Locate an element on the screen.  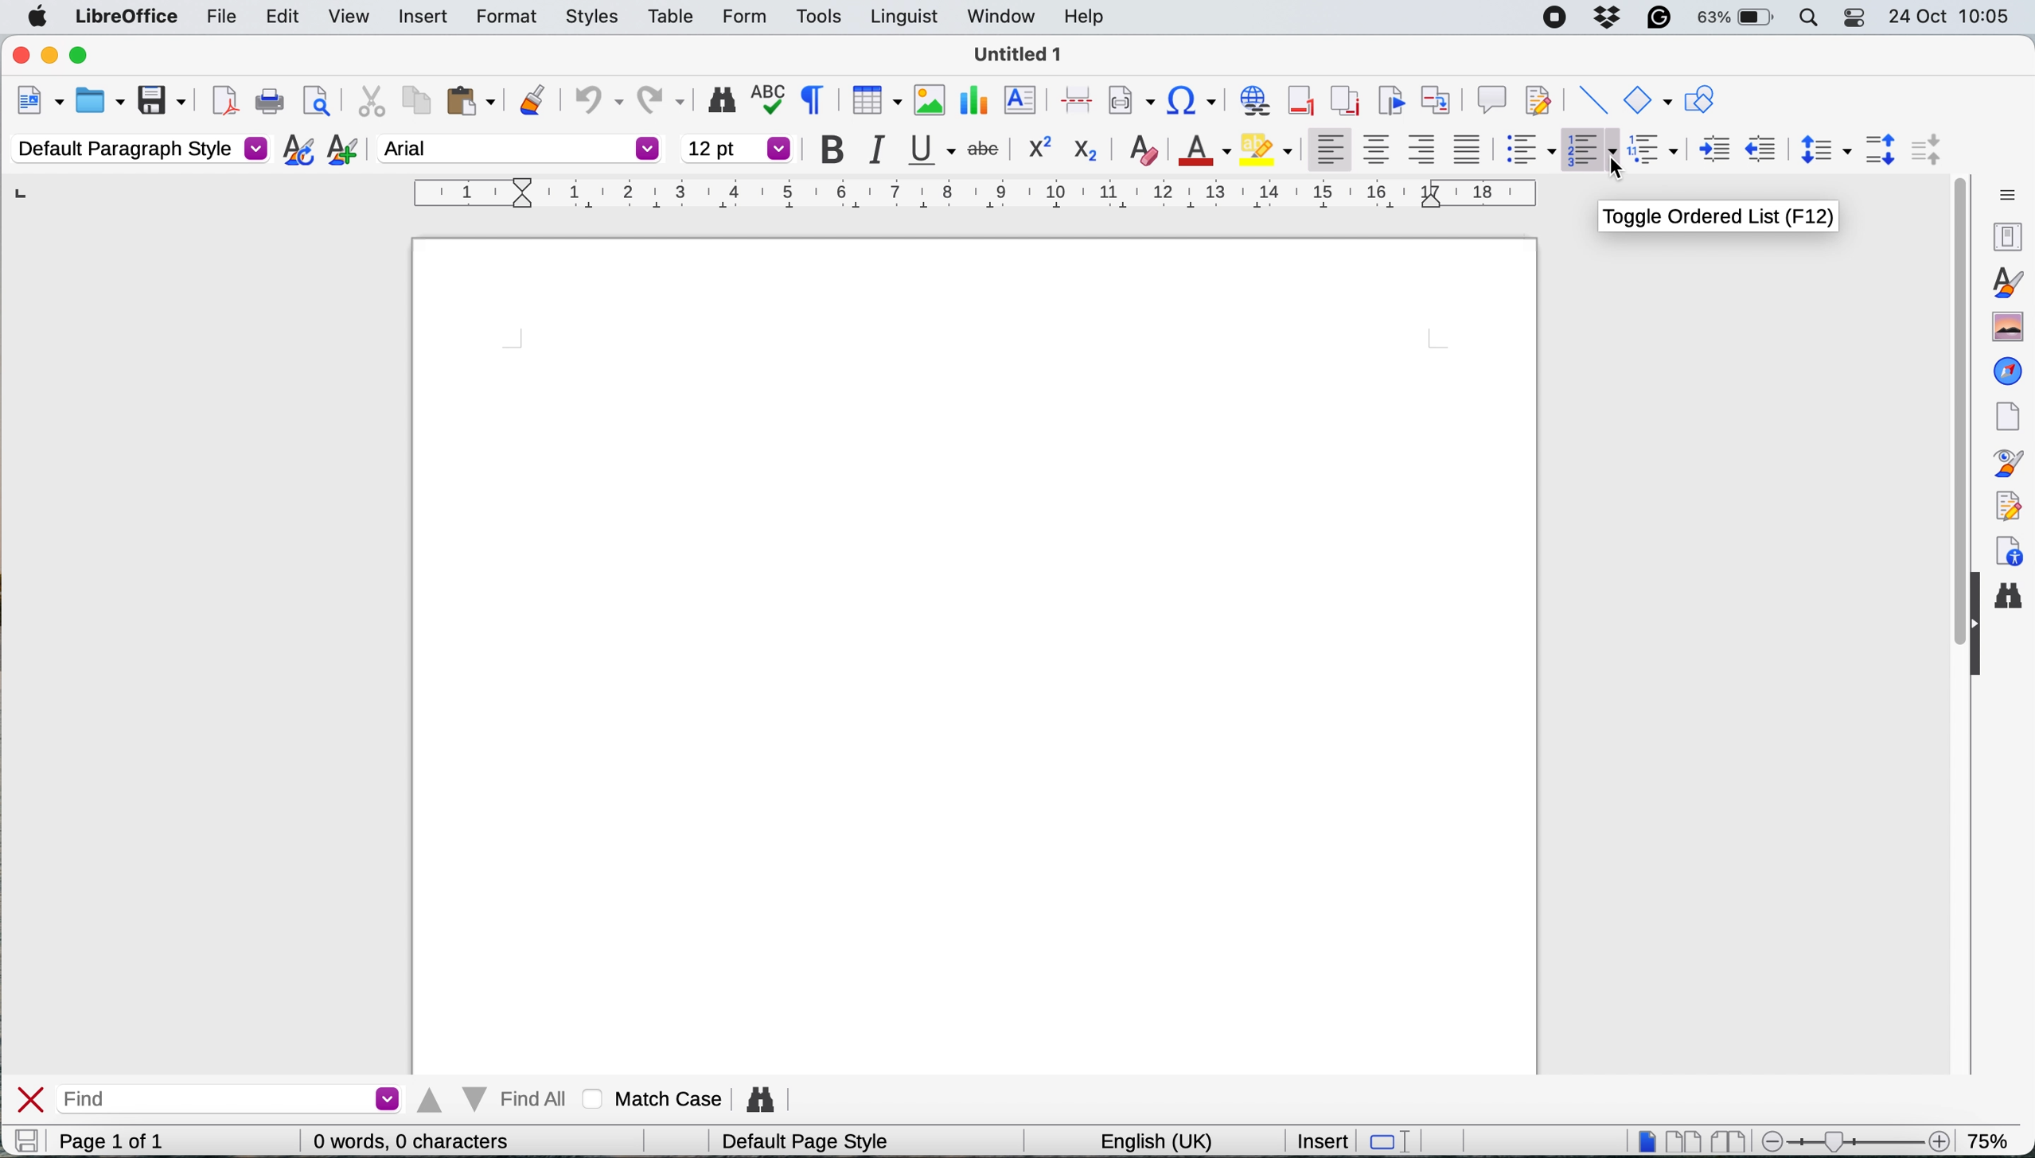
set line spacing is located at coordinates (1822, 149).